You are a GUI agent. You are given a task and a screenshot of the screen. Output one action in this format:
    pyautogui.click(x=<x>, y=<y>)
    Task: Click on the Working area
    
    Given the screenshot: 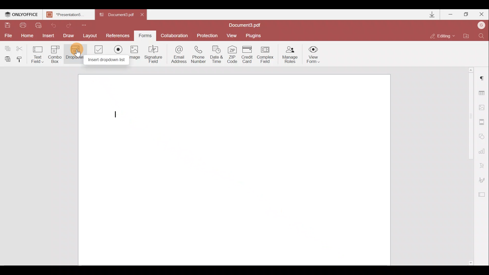 What is the action you would take?
    pyautogui.click(x=234, y=170)
    